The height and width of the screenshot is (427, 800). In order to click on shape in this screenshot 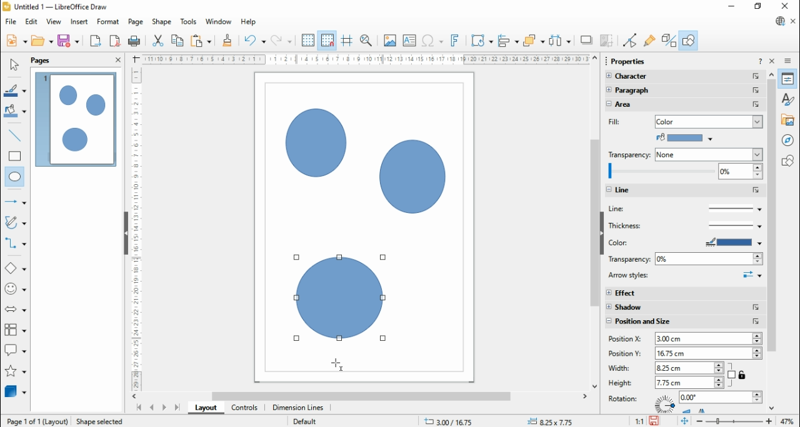, I will do `click(161, 22)`.